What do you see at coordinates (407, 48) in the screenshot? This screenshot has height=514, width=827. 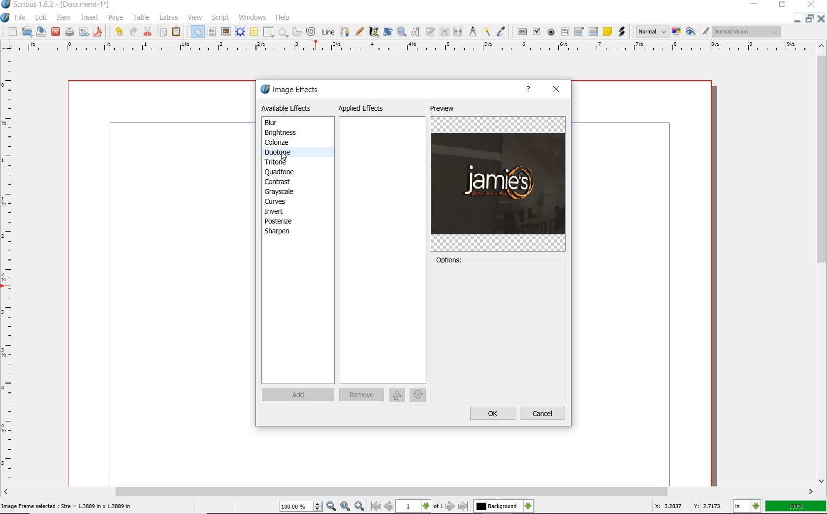 I see `ruler` at bounding box center [407, 48].